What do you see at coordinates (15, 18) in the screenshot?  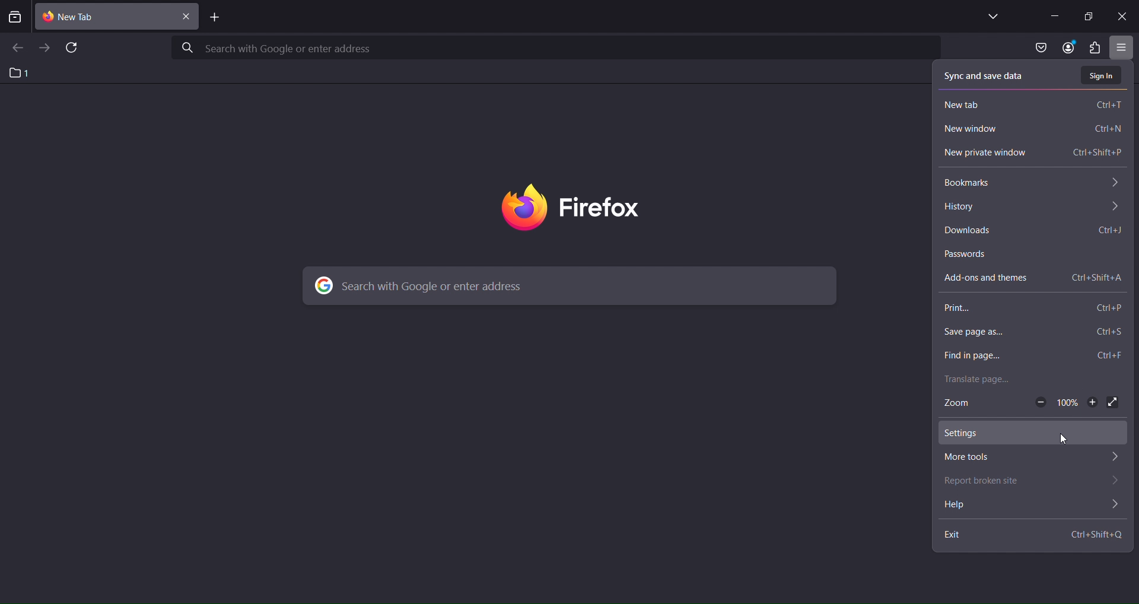 I see `search tab` at bounding box center [15, 18].